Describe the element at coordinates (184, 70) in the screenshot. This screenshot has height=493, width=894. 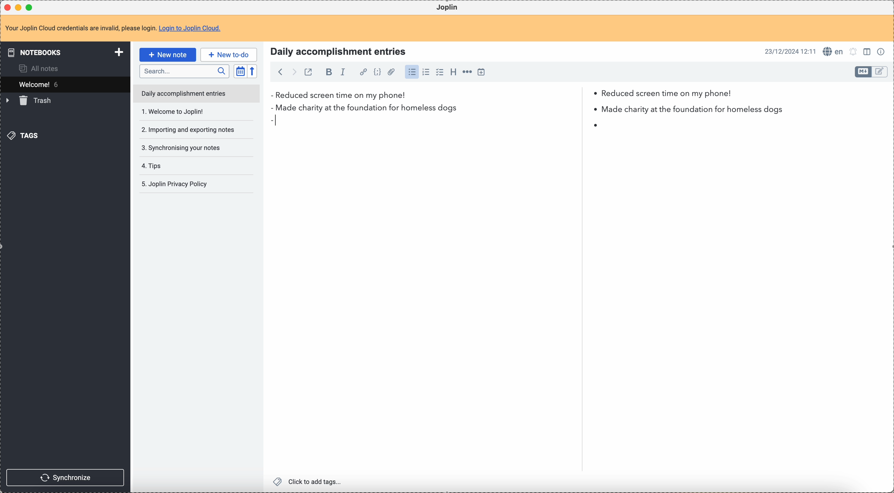
I see `search bar` at that location.